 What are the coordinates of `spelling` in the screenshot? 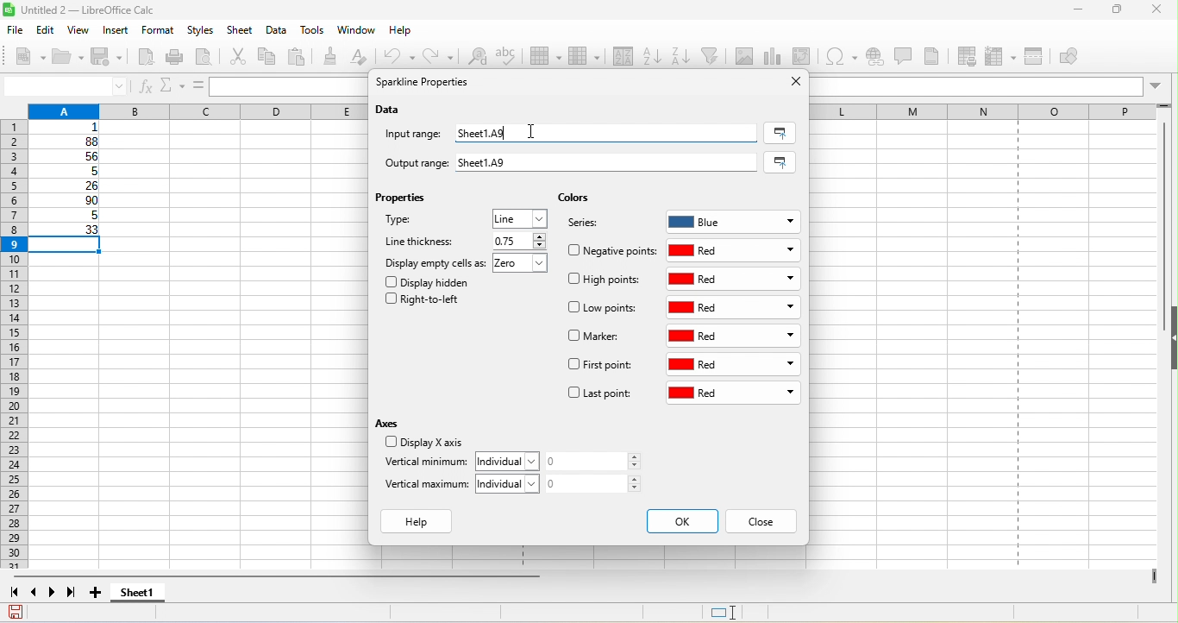 It's located at (511, 60).